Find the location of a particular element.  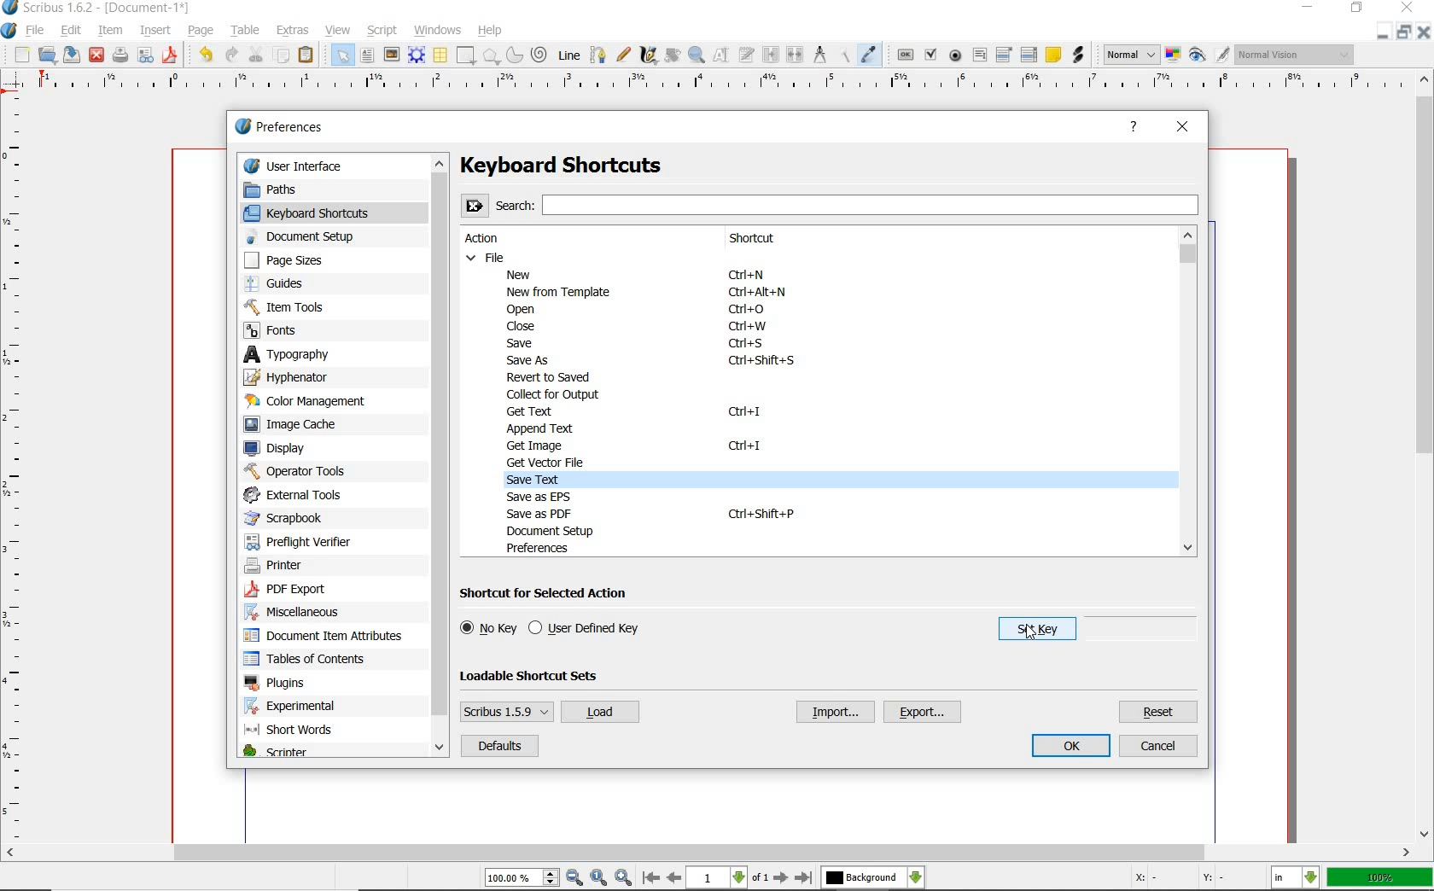

 is located at coordinates (145, 58).